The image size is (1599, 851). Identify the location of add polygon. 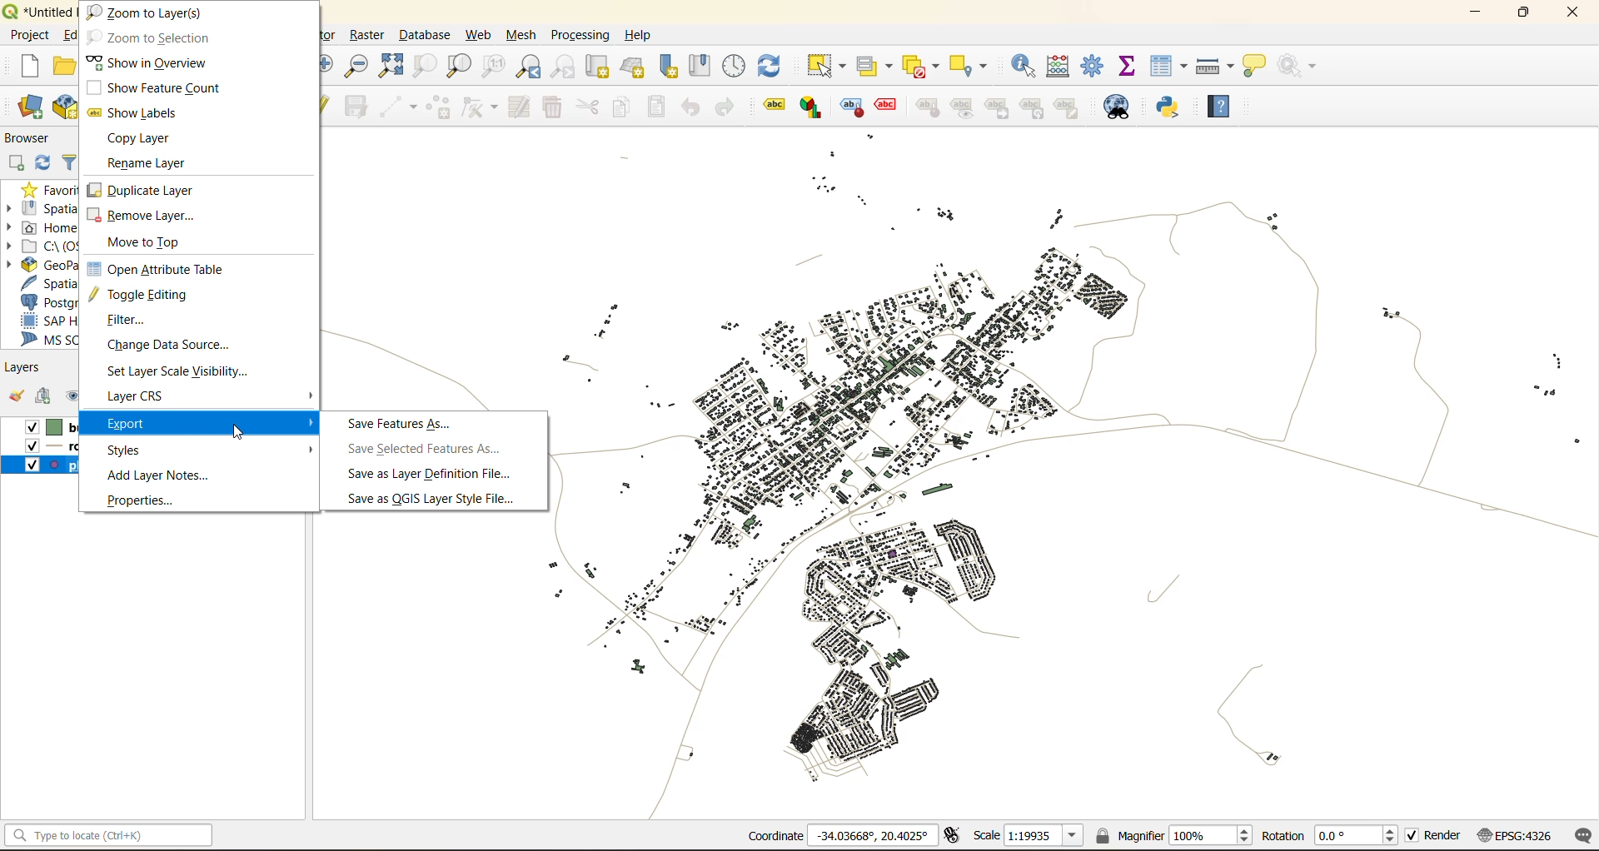
(440, 107).